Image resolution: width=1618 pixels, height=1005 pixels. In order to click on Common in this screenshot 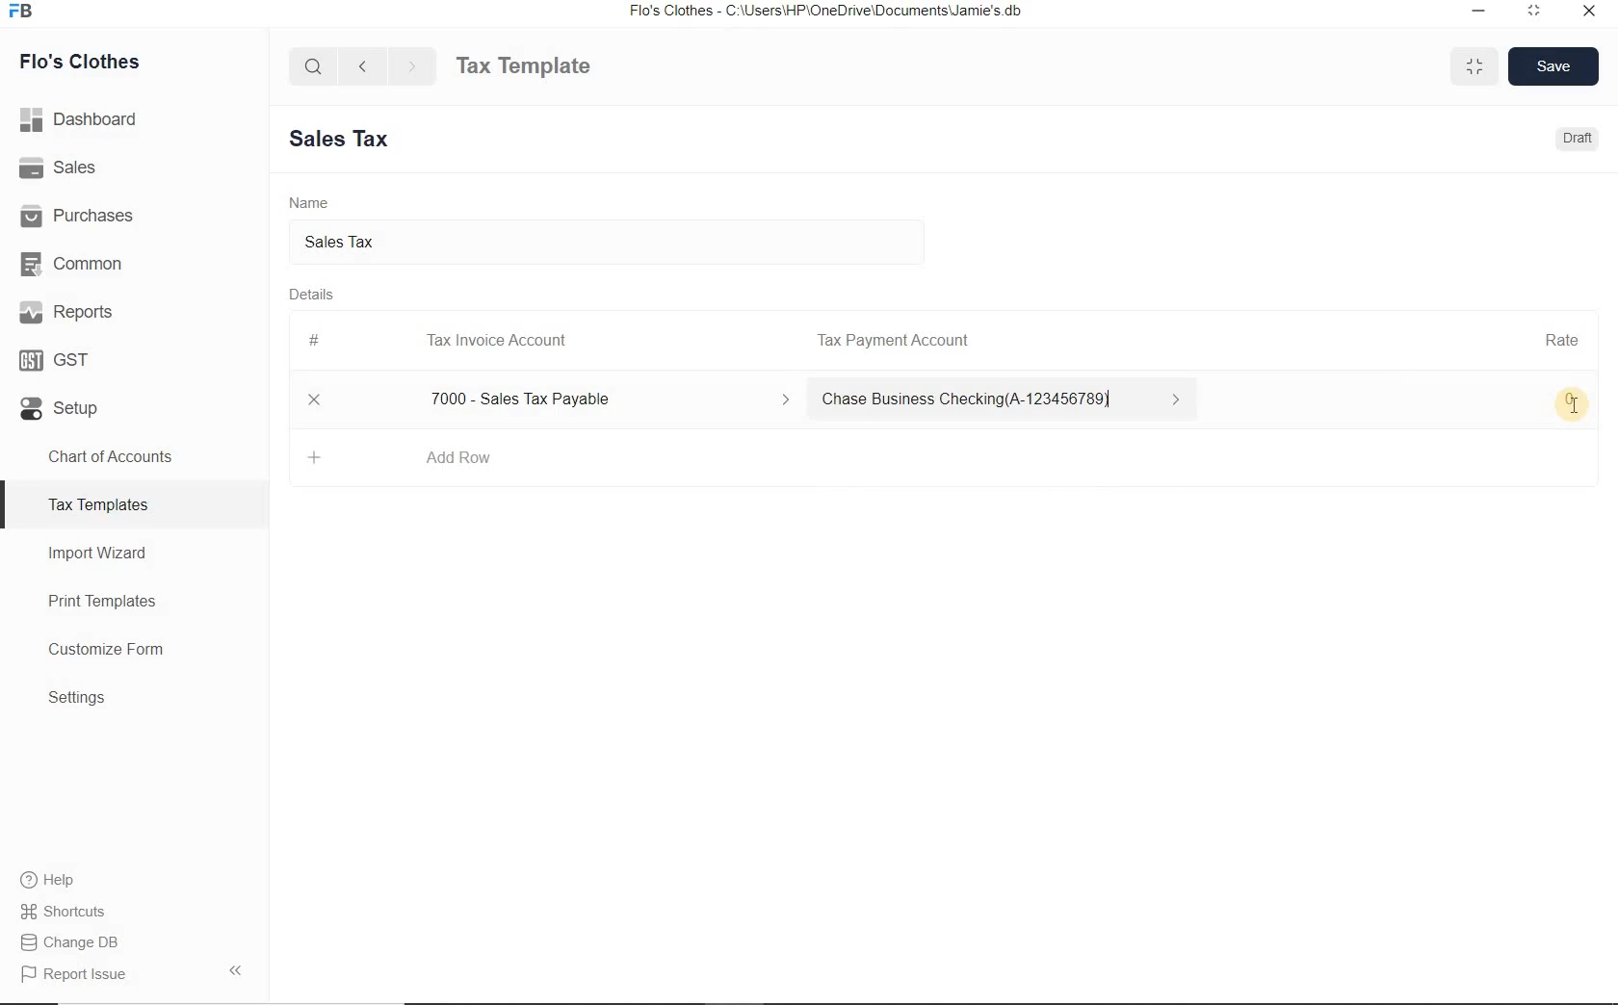, I will do `click(134, 261)`.